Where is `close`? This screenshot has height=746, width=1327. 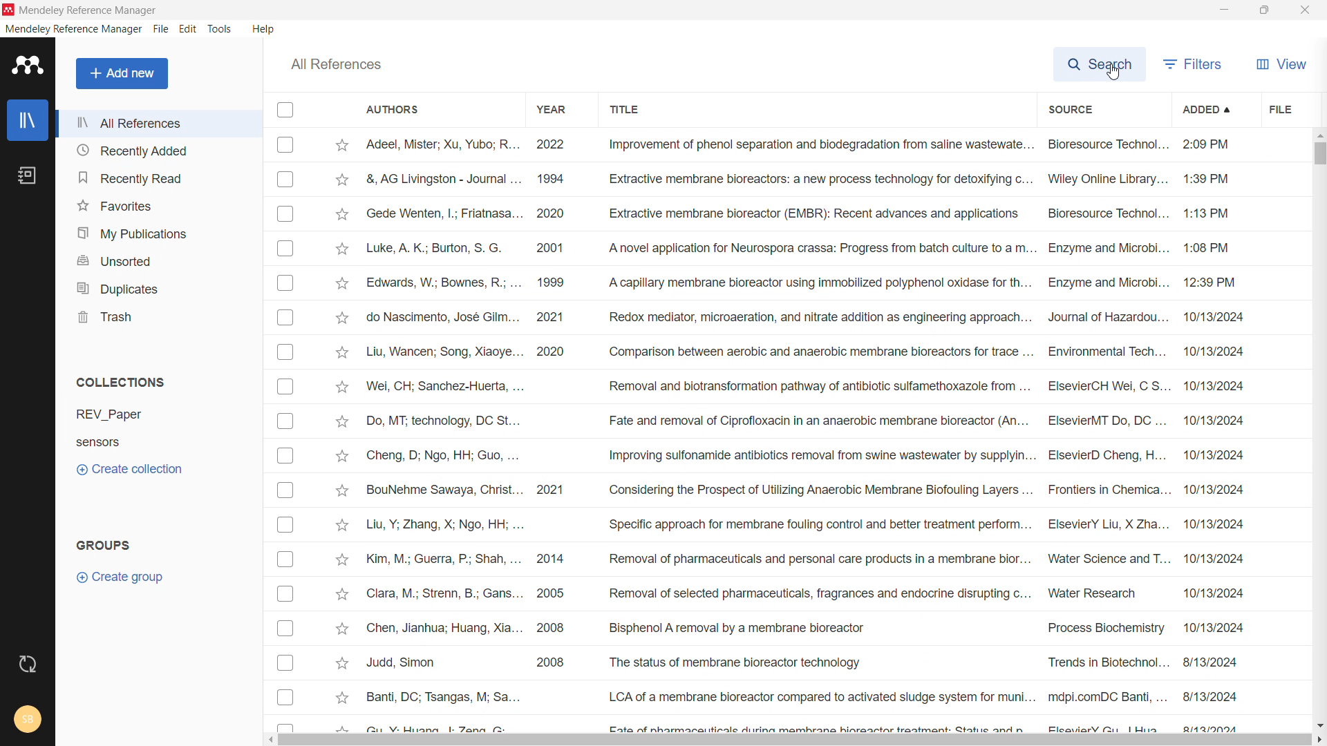 close is located at coordinates (1306, 10).